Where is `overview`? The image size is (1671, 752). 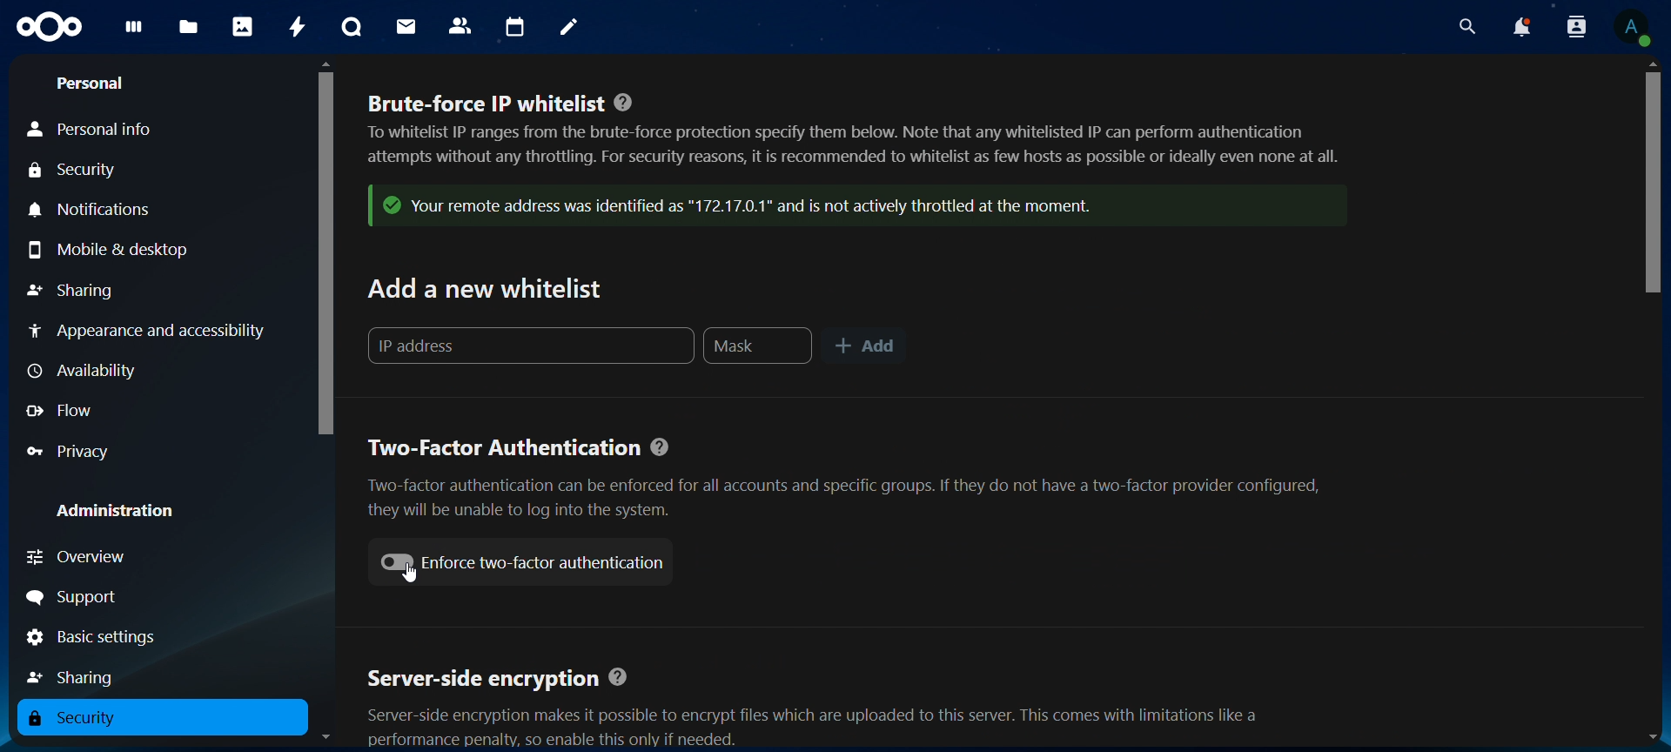 overview is located at coordinates (83, 556).